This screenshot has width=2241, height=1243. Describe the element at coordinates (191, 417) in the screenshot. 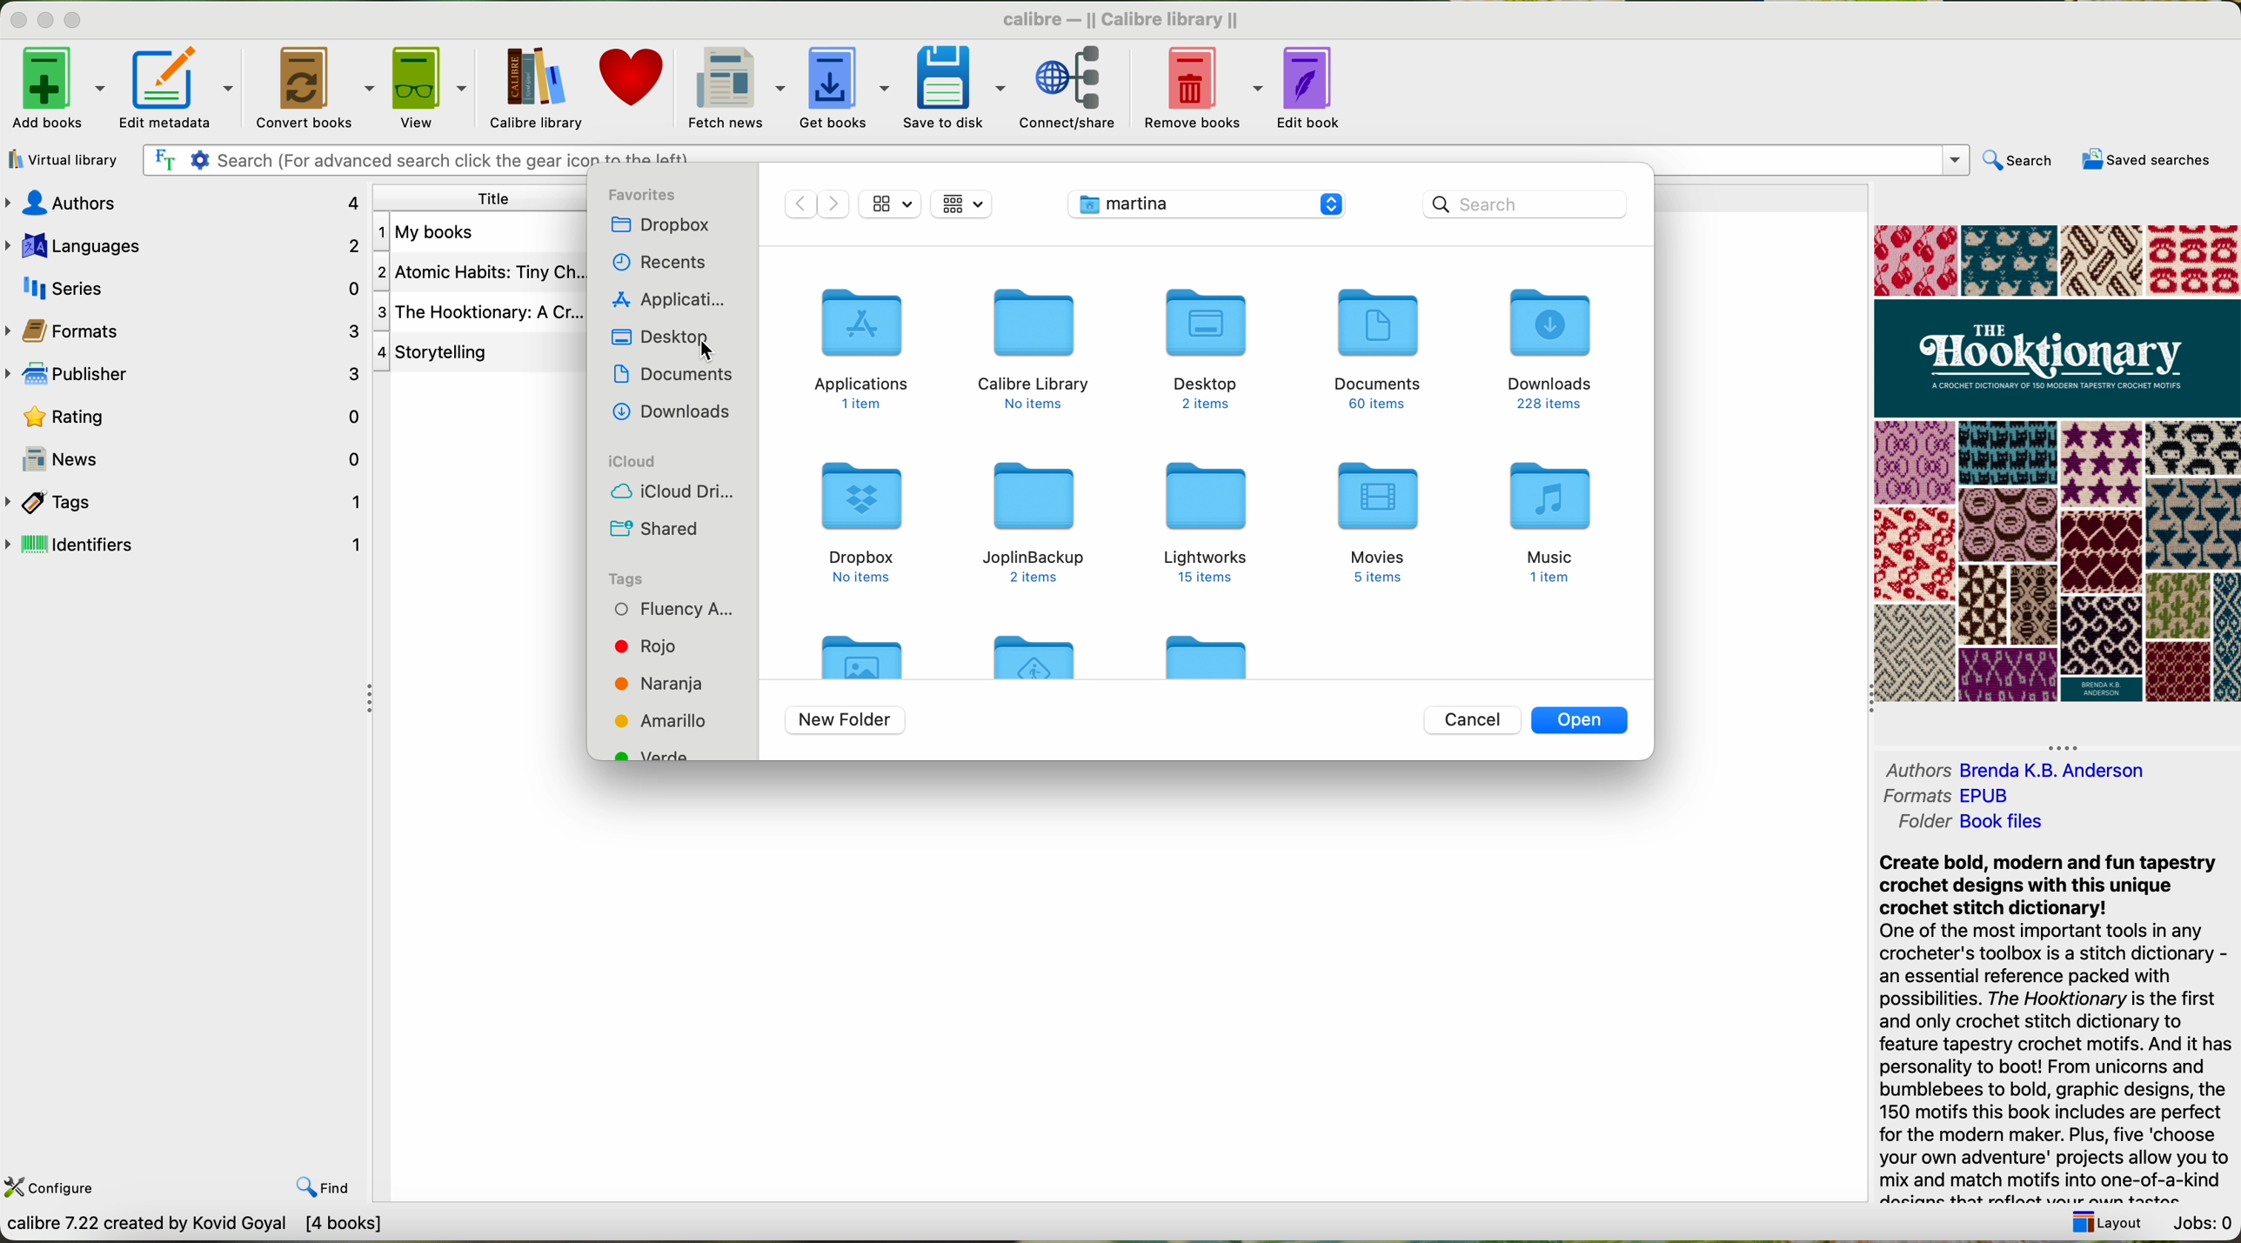

I see `rating` at that location.